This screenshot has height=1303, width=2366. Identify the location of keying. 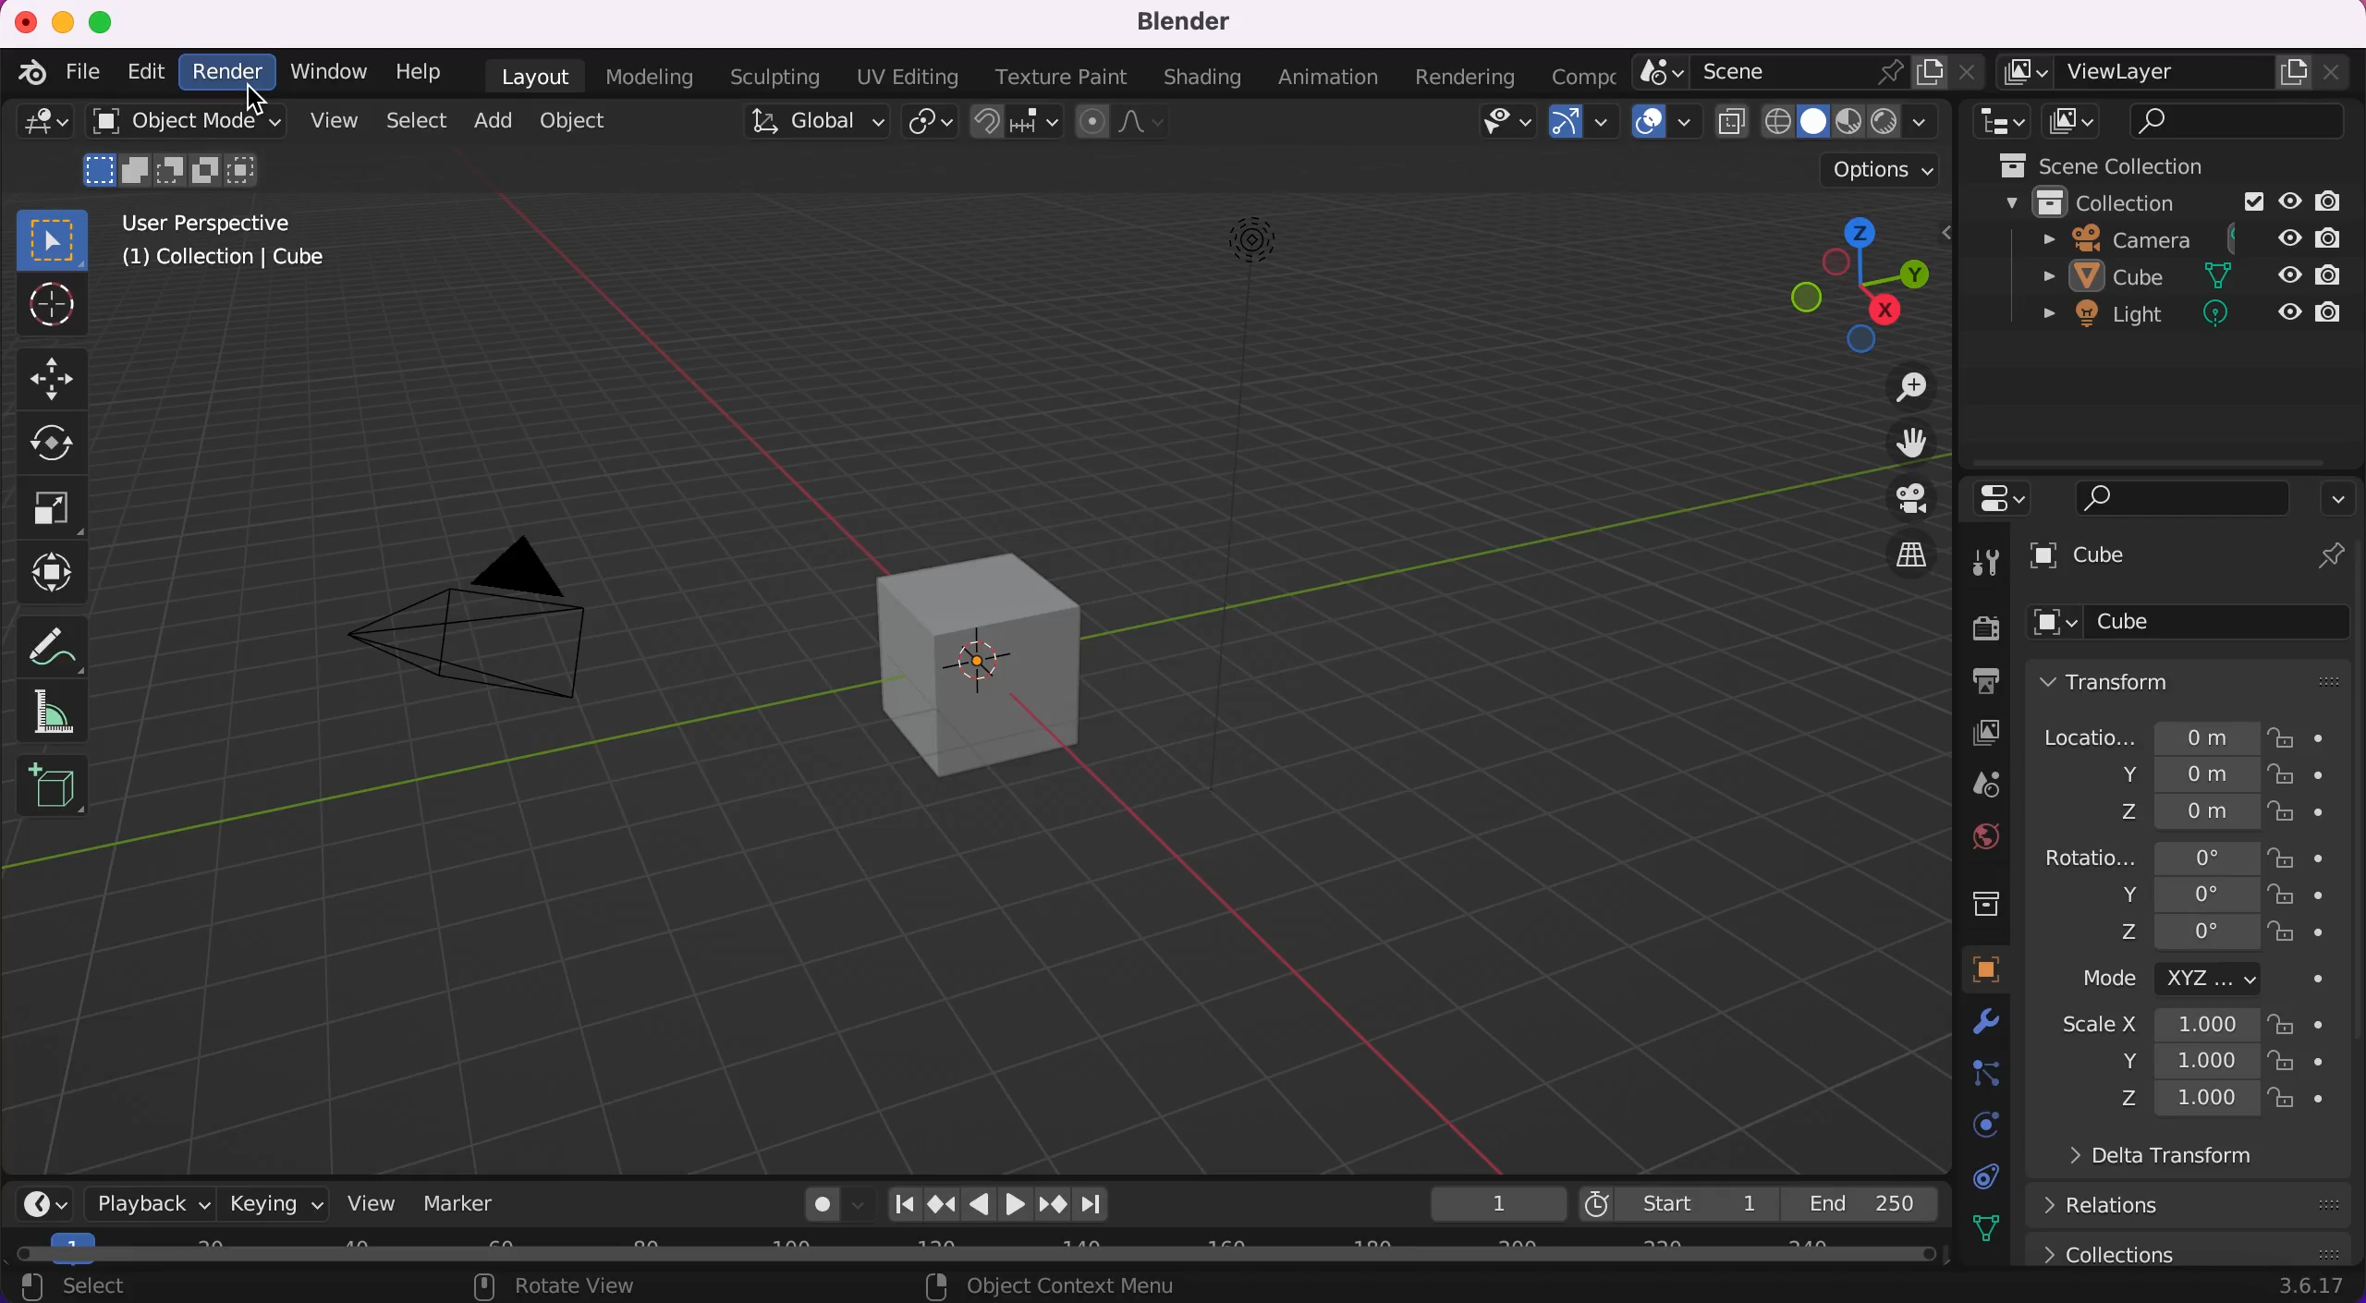
(274, 1202).